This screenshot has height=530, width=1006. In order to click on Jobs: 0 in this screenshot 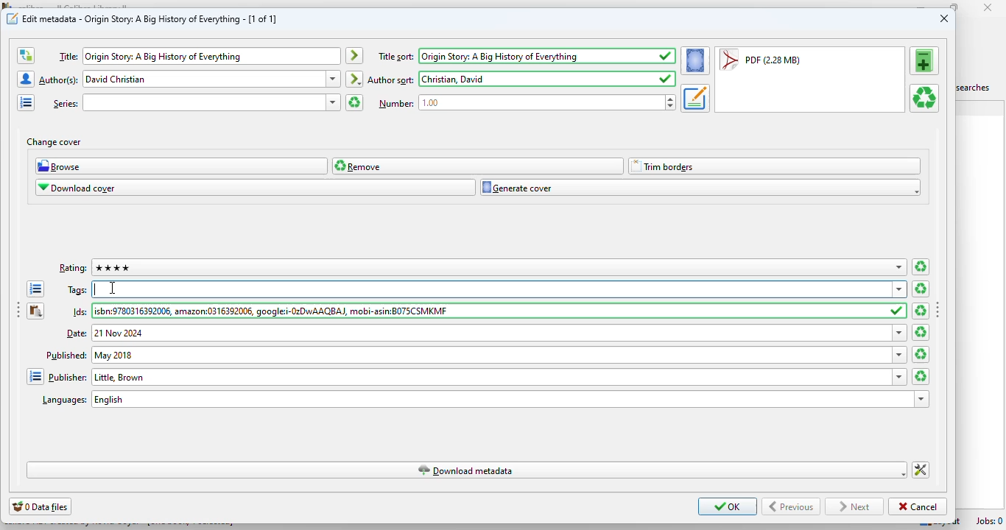, I will do `click(989, 520)`.